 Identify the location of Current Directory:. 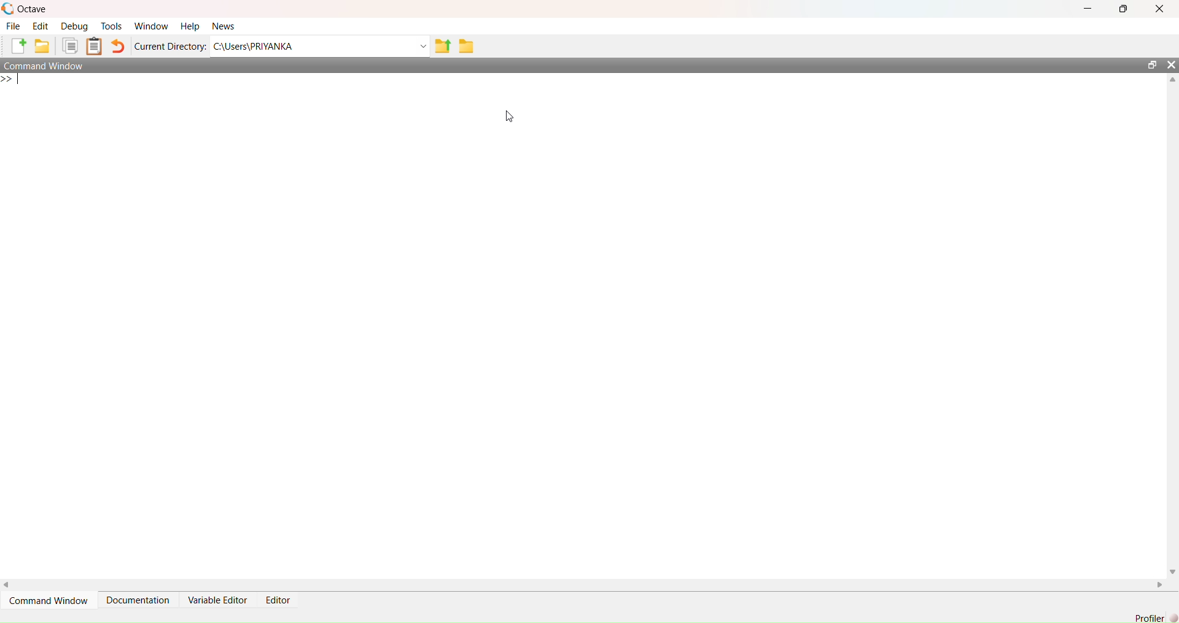
(170, 46).